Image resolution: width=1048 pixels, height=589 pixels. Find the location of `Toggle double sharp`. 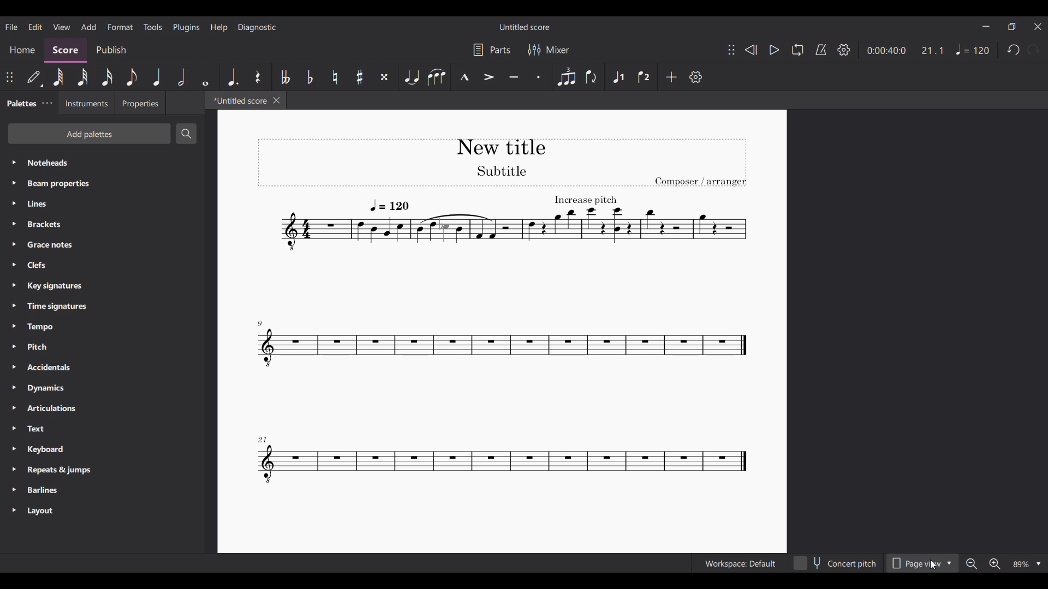

Toggle double sharp is located at coordinates (384, 77).